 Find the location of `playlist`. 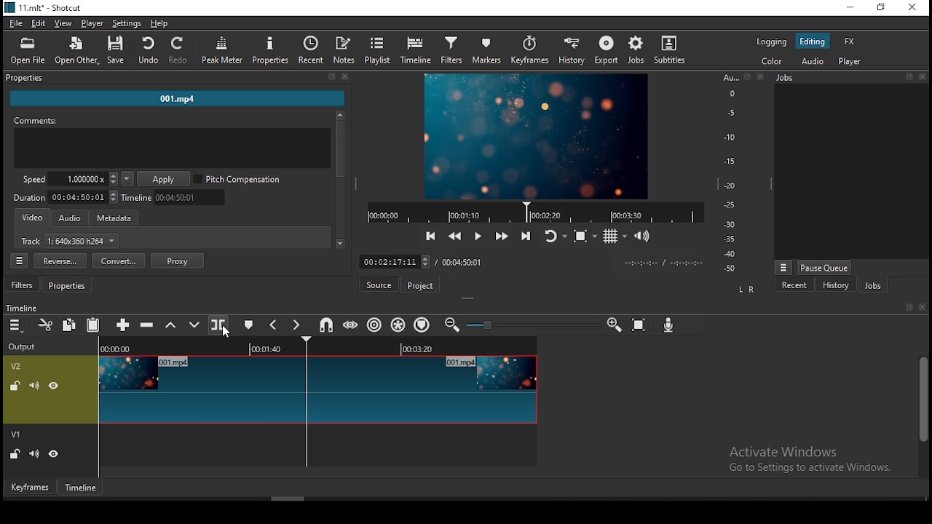

playlist is located at coordinates (378, 50).